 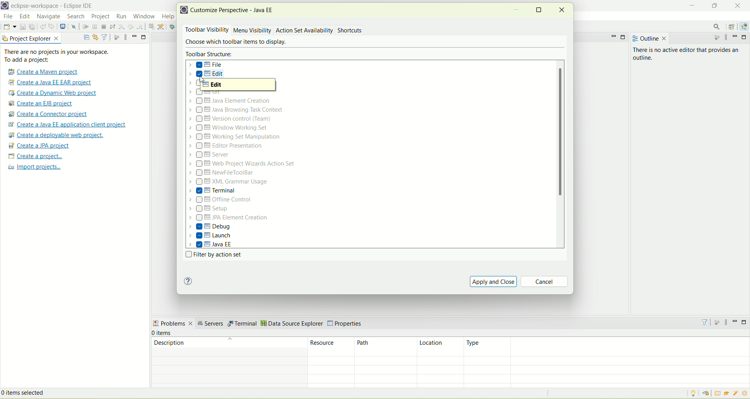 What do you see at coordinates (211, 244) in the screenshot?
I see `Java EE` at bounding box center [211, 244].